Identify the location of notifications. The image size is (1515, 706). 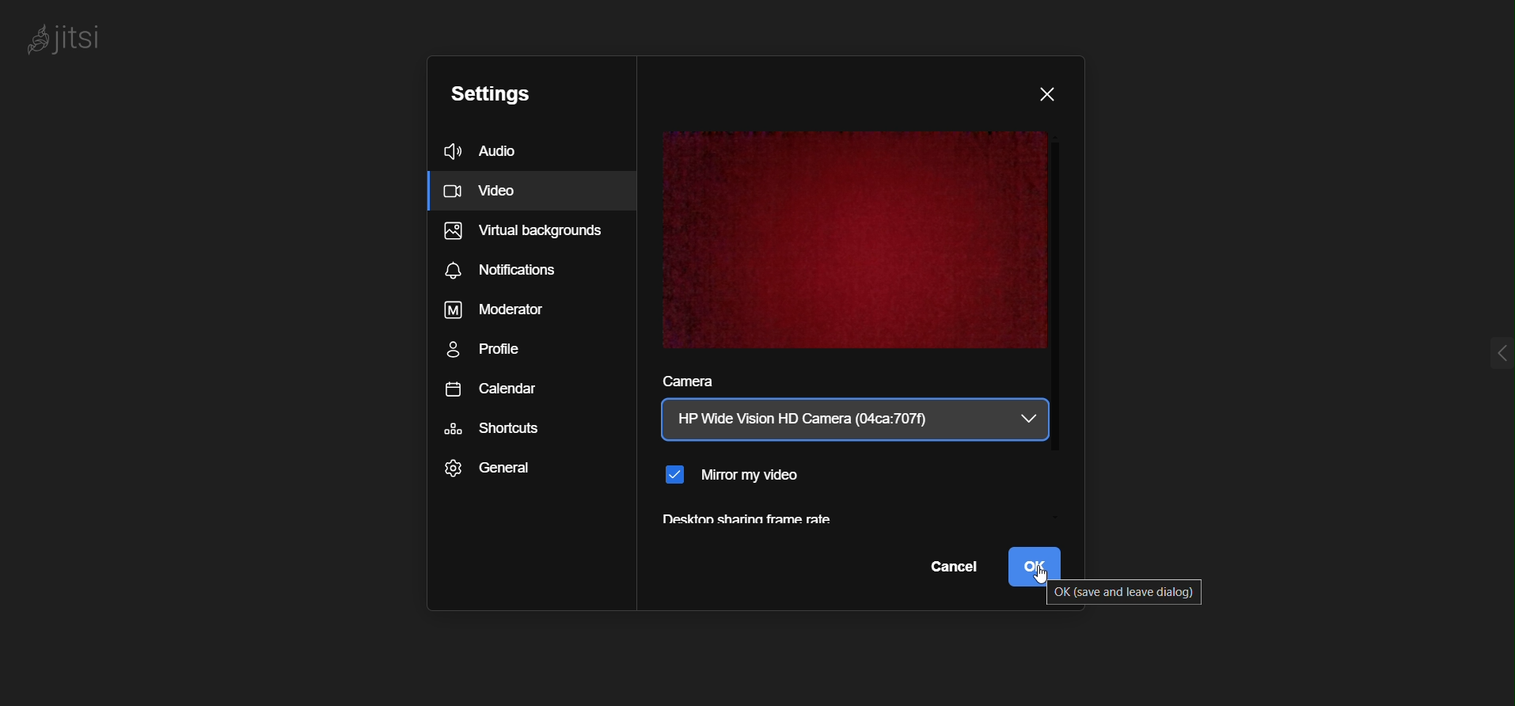
(514, 270).